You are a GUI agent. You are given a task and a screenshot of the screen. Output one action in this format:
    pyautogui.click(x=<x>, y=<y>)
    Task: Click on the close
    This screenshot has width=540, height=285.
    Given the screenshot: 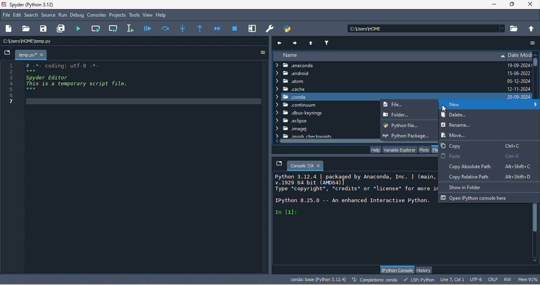 What is the action you would take?
    pyautogui.click(x=532, y=5)
    